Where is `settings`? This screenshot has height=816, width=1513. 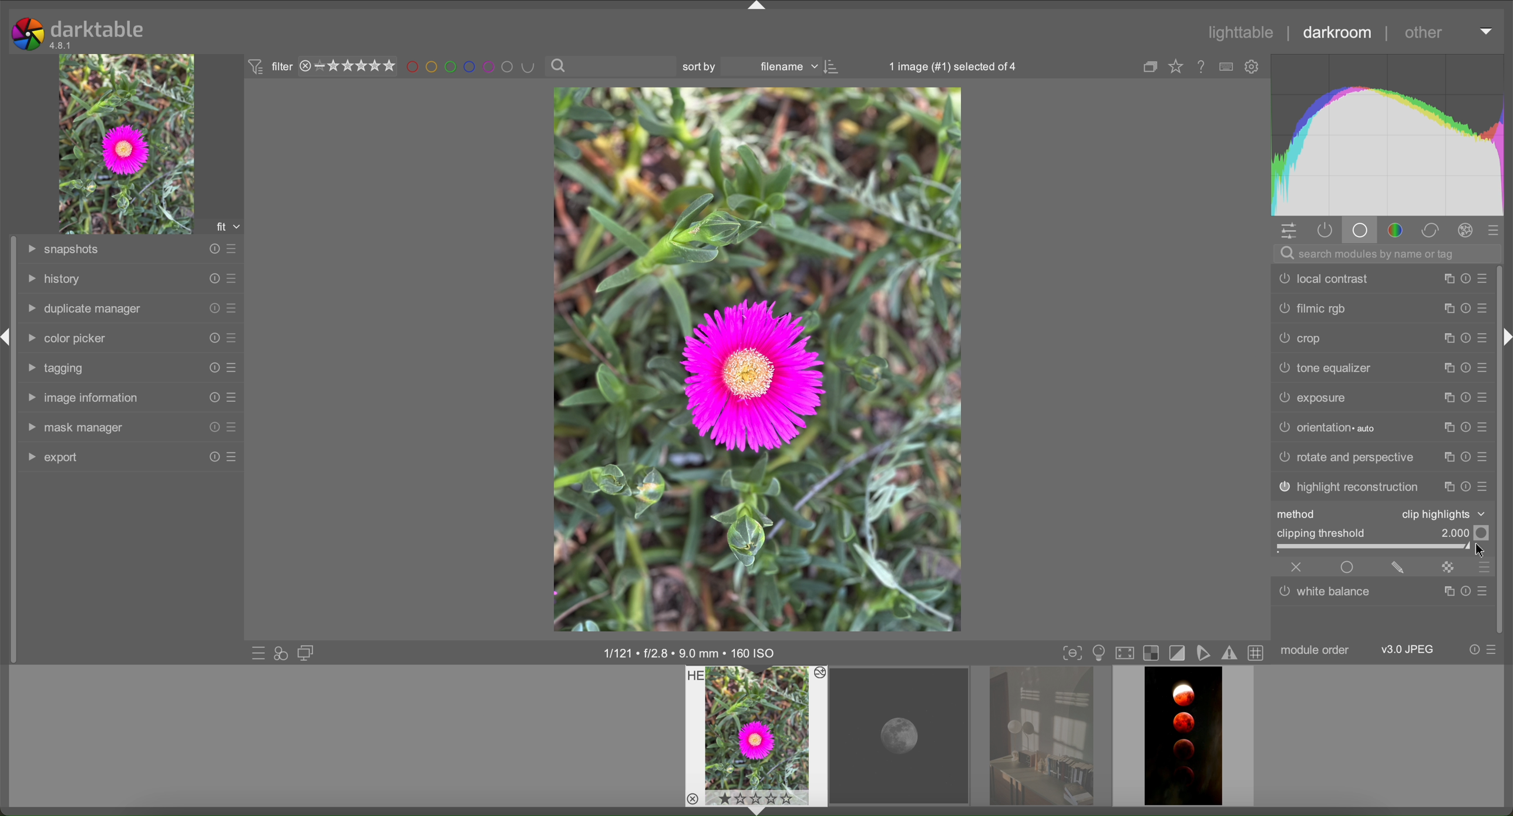
settings is located at coordinates (1290, 231).